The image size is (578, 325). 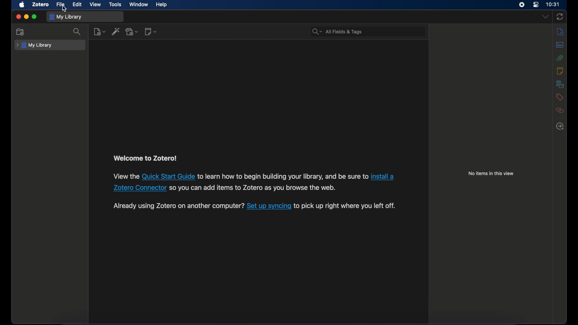 What do you see at coordinates (283, 176) in the screenshot?
I see `` at bounding box center [283, 176].